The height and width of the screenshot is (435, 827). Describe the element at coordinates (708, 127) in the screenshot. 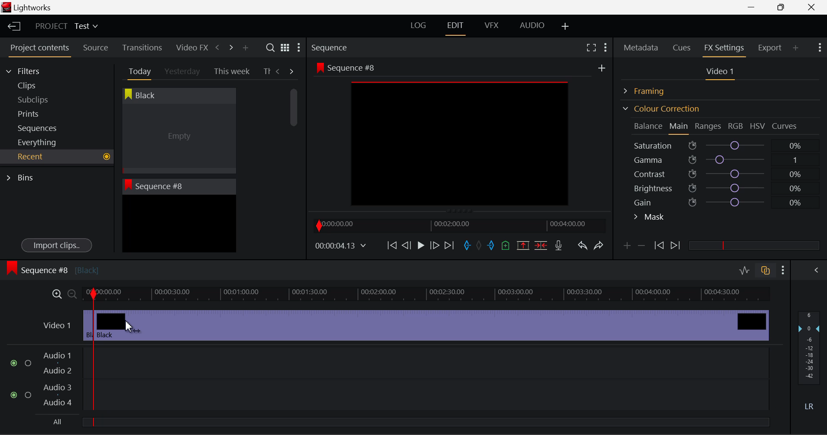

I see `Ranges` at that location.